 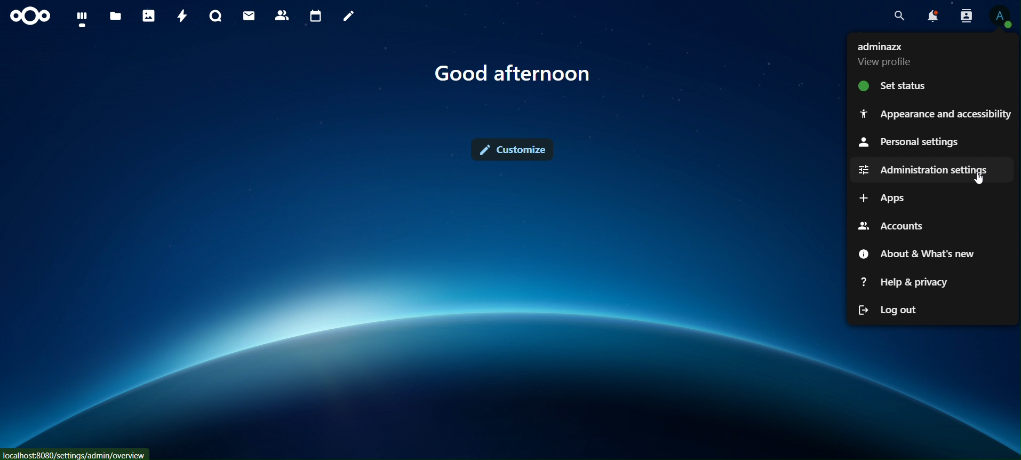 What do you see at coordinates (315, 17) in the screenshot?
I see `calendar` at bounding box center [315, 17].